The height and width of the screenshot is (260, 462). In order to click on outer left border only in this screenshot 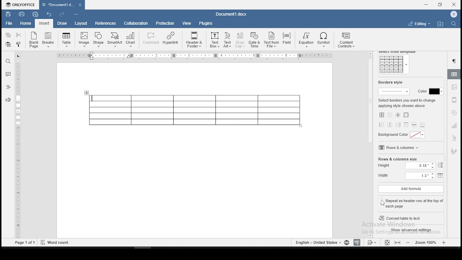, I will do `click(382, 126)`.